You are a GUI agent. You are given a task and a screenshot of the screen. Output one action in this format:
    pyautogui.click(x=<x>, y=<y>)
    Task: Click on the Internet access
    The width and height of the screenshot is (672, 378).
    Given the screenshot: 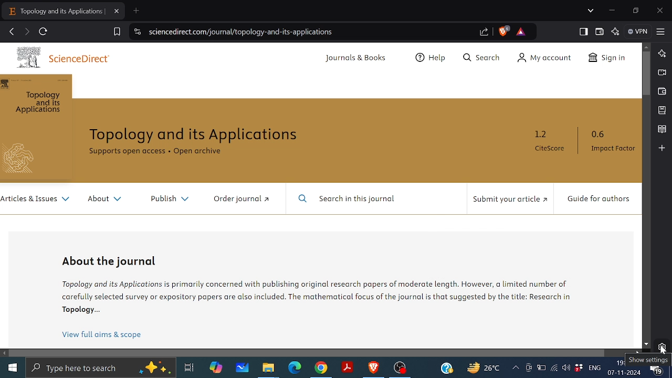 What is the action you would take?
    pyautogui.click(x=554, y=369)
    